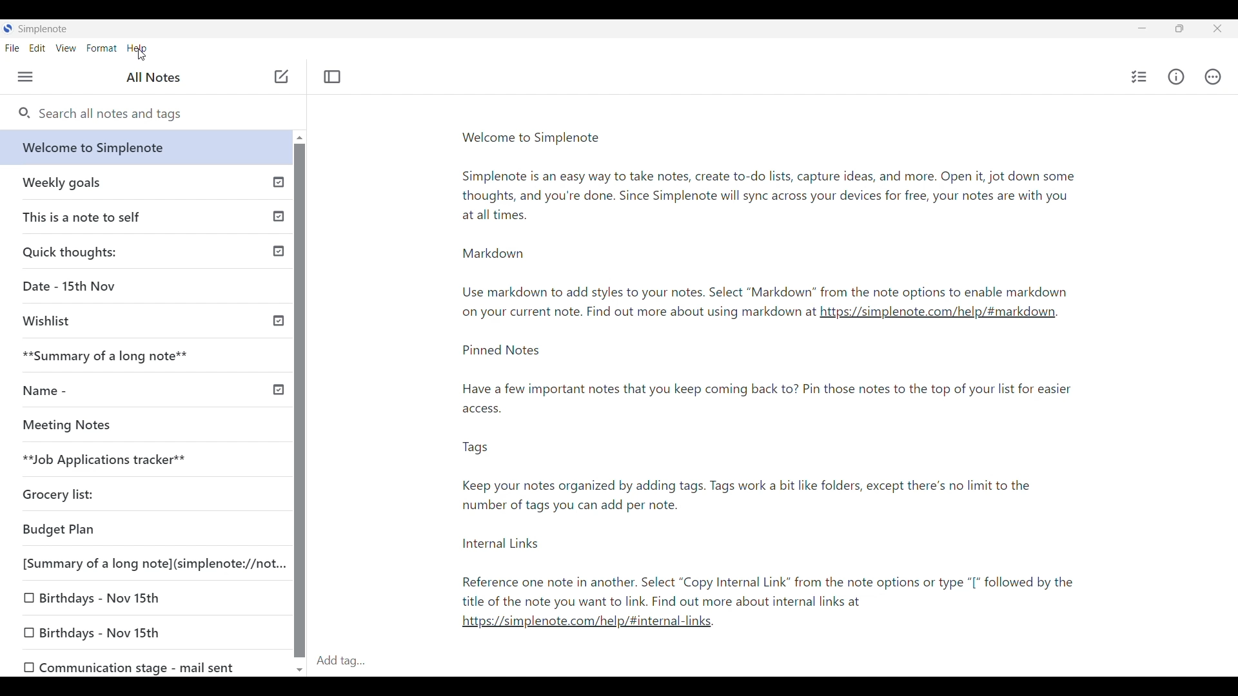 The height and width of the screenshot is (696, 1238). I want to click on Welcome to simplenote-note1, so click(767, 215).